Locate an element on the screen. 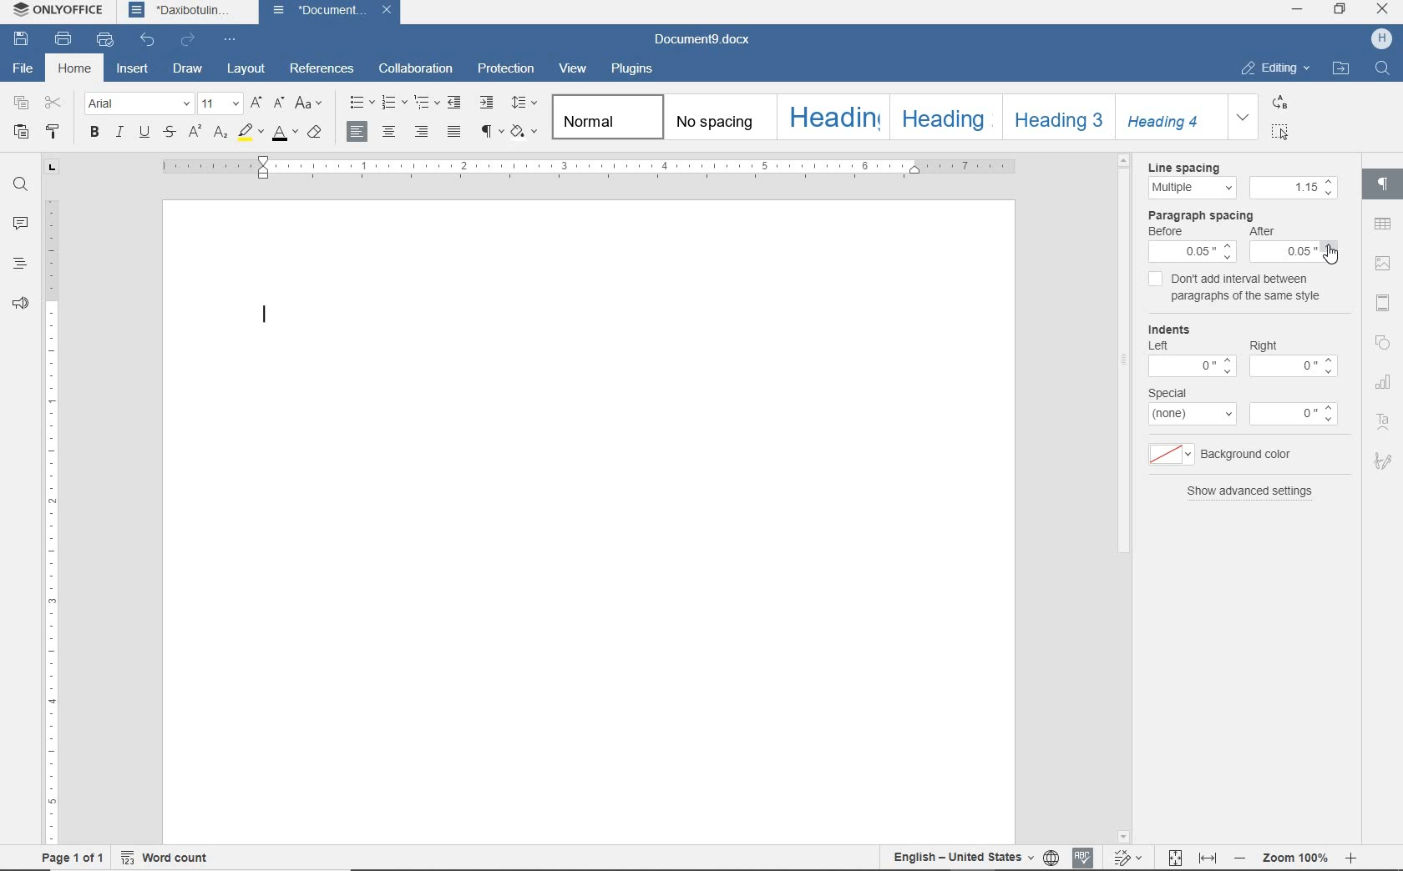 This screenshot has height=871, width=1403. show advanced settings is located at coordinates (1251, 491).